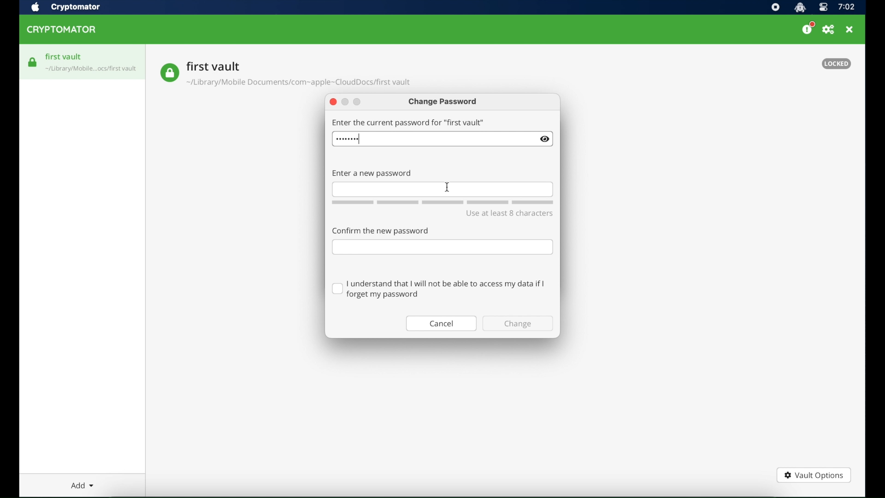 This screenshot has width=885, height=498. Describe the element at coordinates (33, 62) in the screenshot. I see `vault icon` at that location.